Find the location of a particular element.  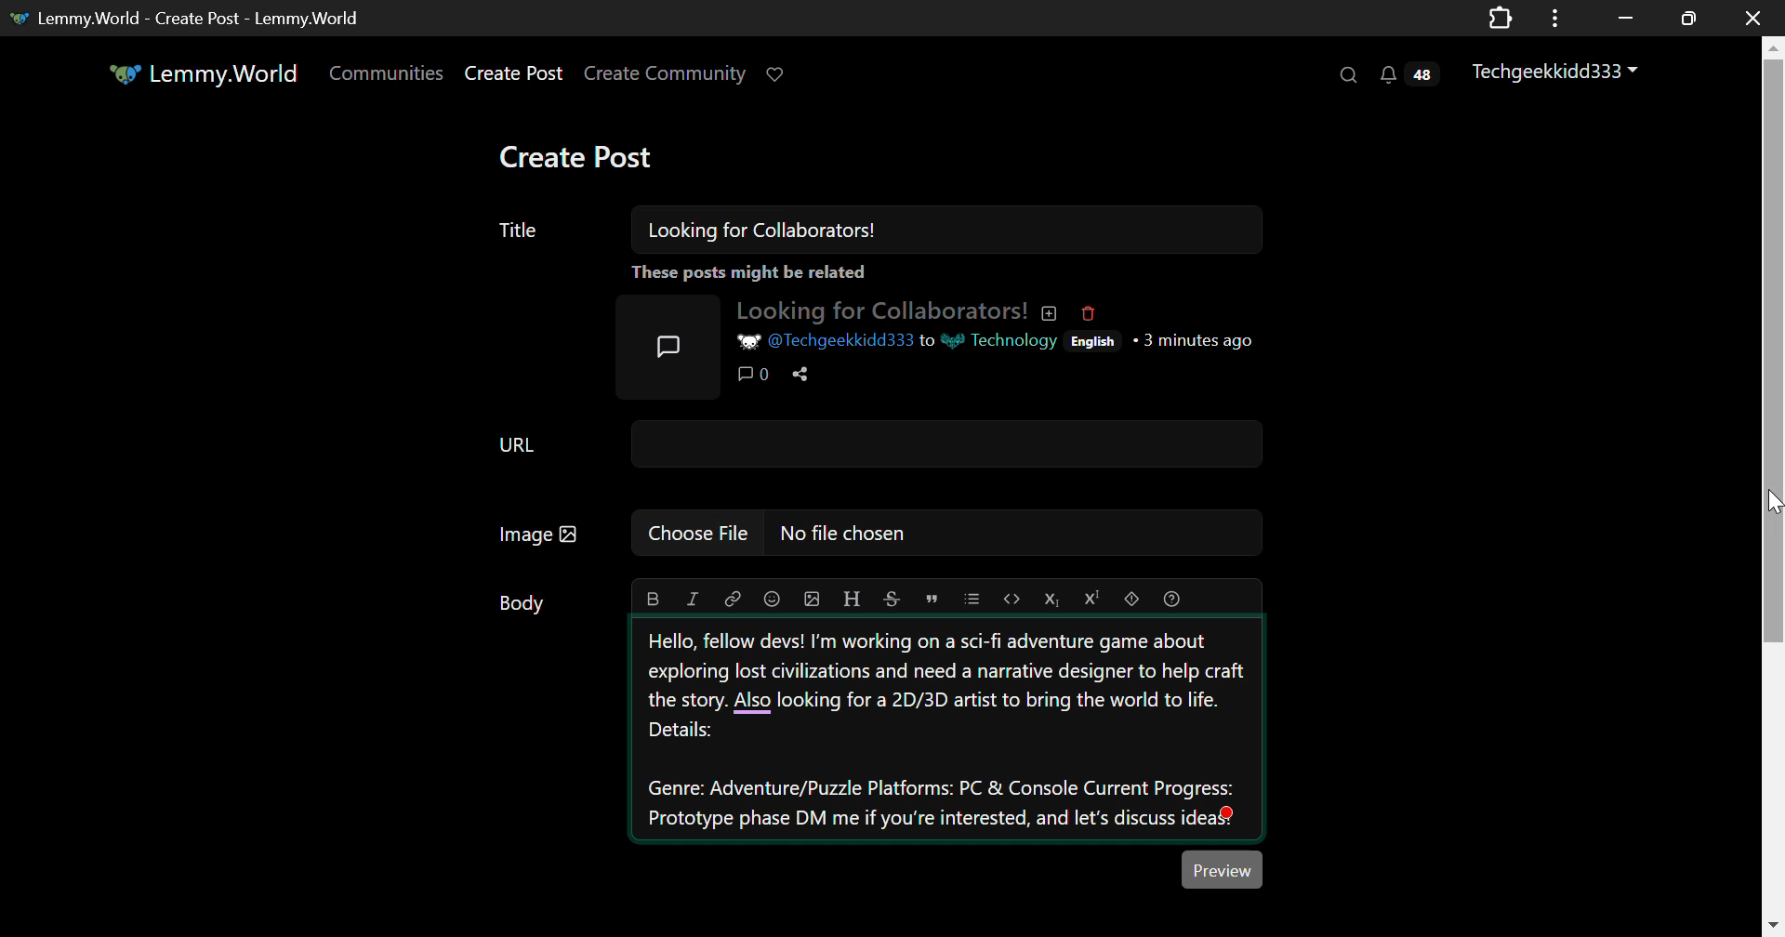

Image: No file chosen is located at coordinates (883, 533).